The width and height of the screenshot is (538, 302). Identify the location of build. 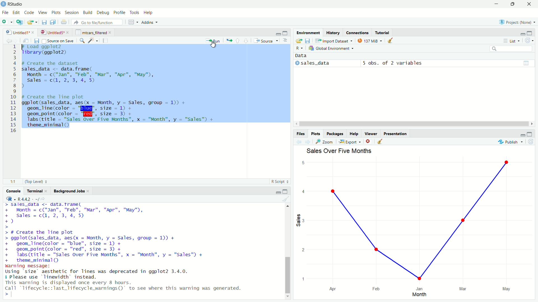
(88, 13).